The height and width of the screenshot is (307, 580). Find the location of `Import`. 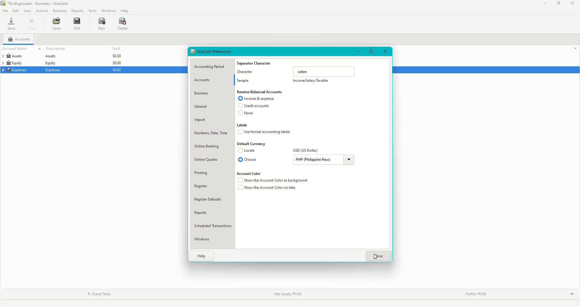

Import is located at coordinates (201, 121).